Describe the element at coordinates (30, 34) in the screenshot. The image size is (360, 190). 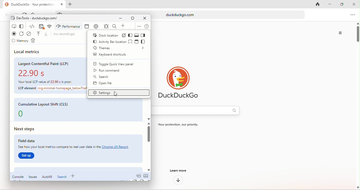
I see `clear` at that location.